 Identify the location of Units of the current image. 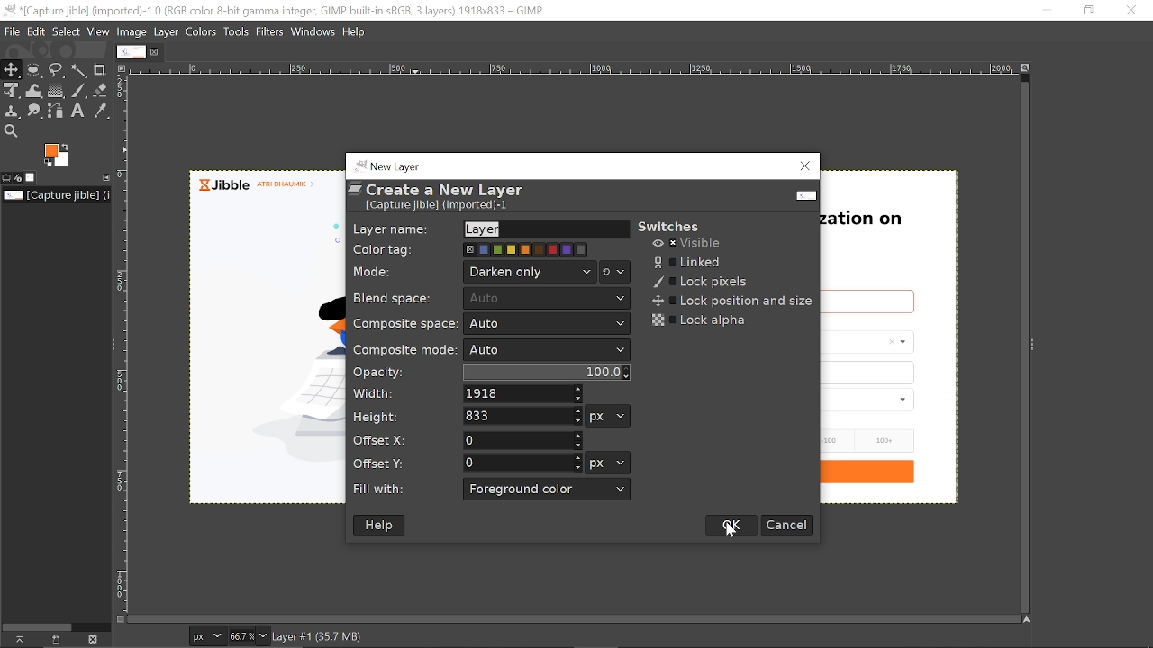
(206, 636).